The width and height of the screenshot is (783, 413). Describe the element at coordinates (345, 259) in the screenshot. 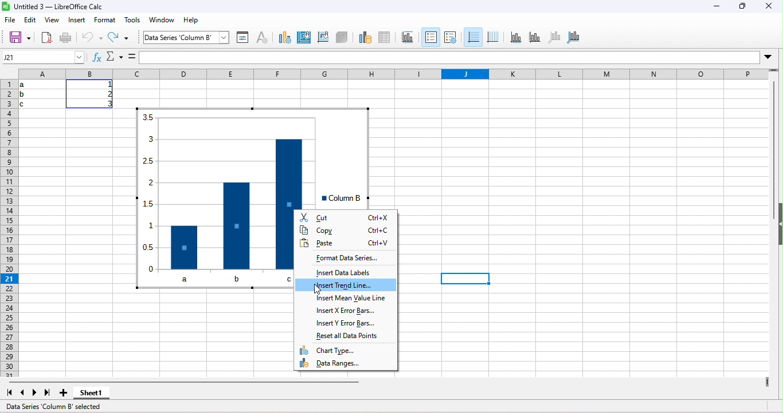

I see `format data series` at that location.